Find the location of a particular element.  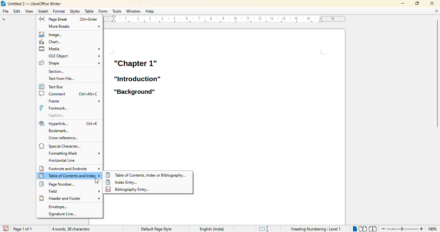

form is located at coordinates (103, 11).